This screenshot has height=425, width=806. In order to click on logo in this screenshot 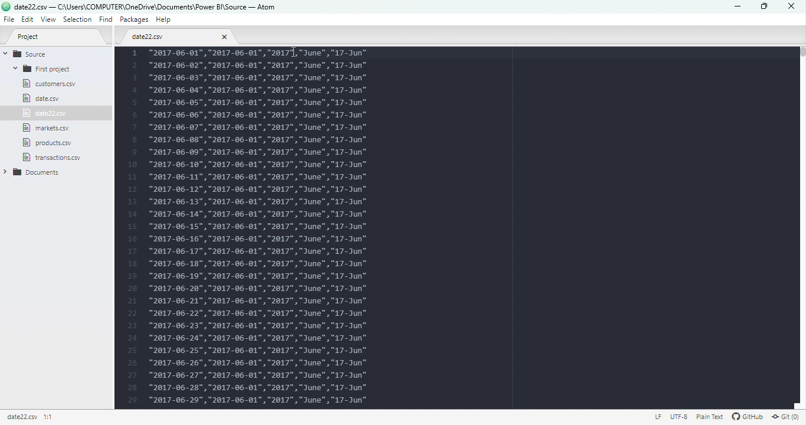, I will do `click(6, 6)`.